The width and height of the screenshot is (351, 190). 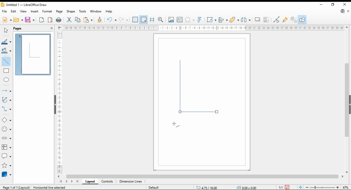 I want to click on curves and polygons, so click(x=7, y=100).